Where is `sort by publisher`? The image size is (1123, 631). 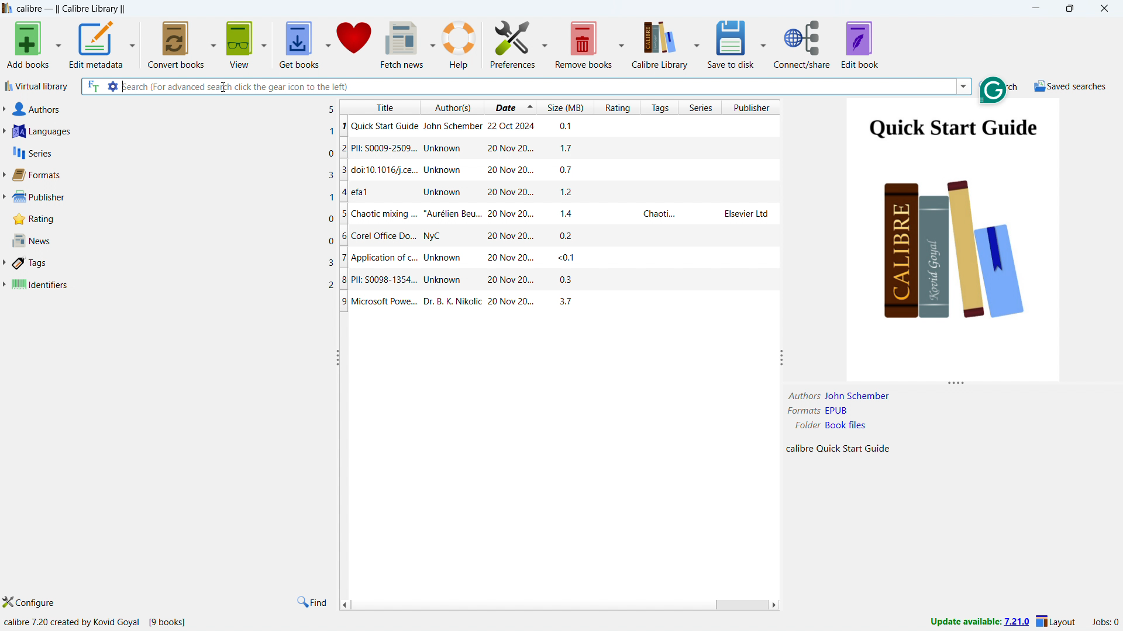 sort by publisher is located at coordinates (753, 107).